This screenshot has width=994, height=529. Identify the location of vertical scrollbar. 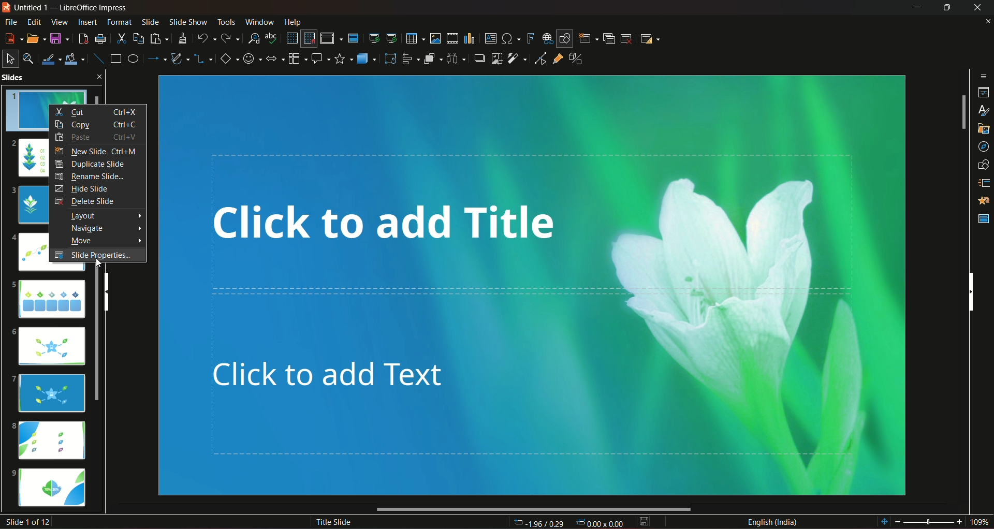
(971, 290).